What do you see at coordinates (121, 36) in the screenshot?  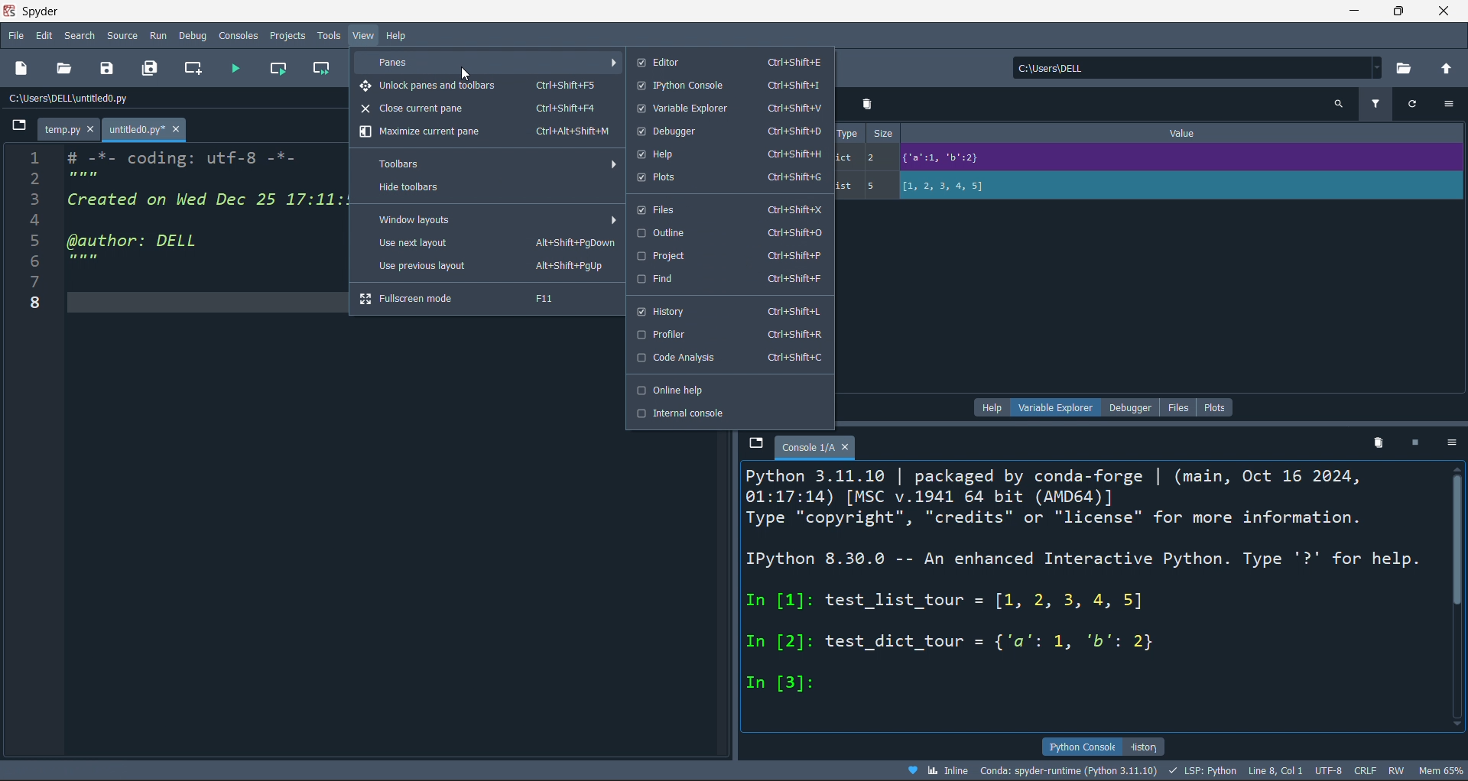 I see `source` at bounding box center [121, 36].